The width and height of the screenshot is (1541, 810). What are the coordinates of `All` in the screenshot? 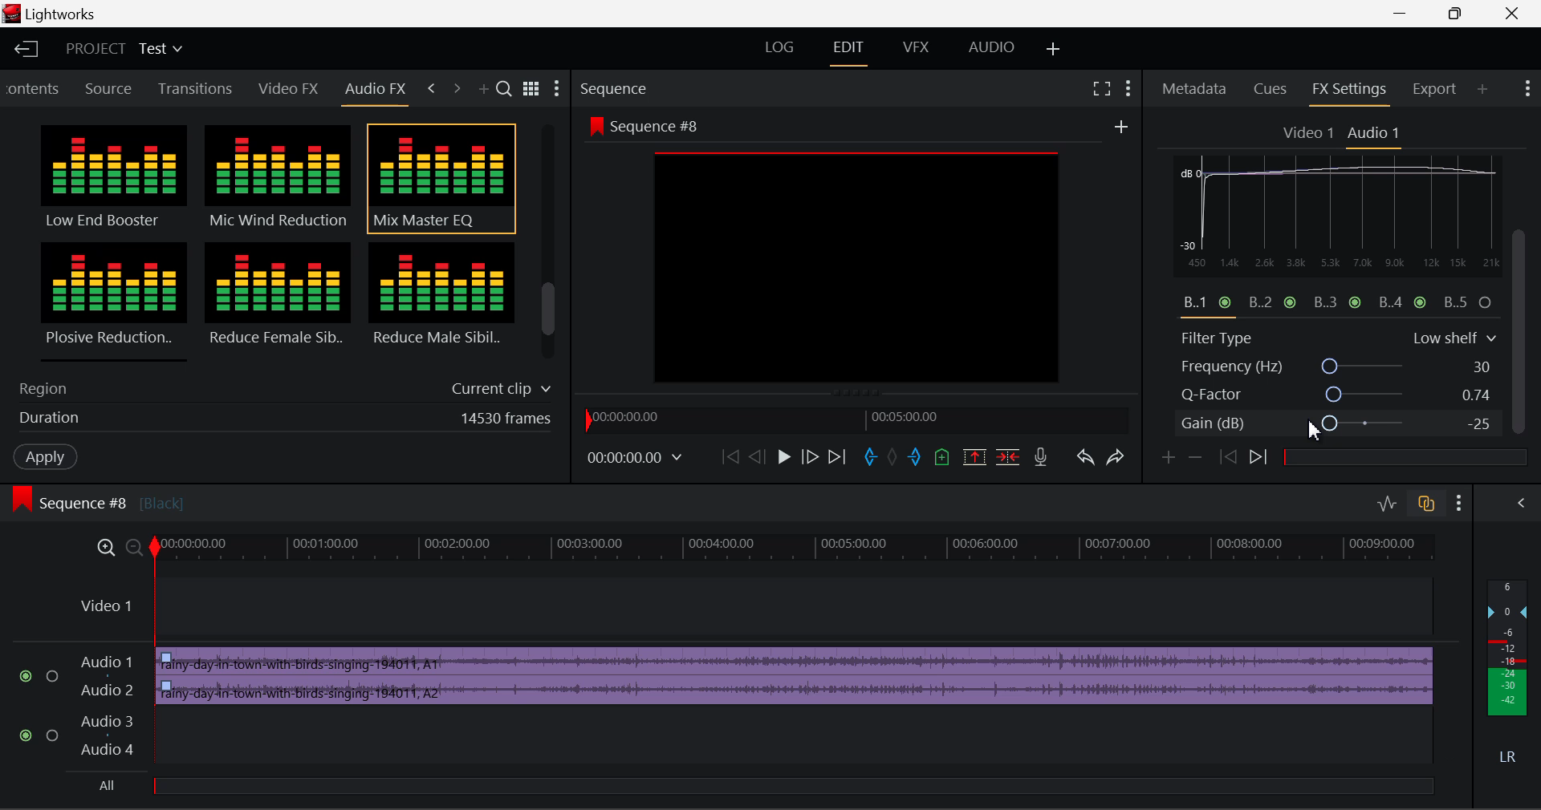 It's located at (115, 784).